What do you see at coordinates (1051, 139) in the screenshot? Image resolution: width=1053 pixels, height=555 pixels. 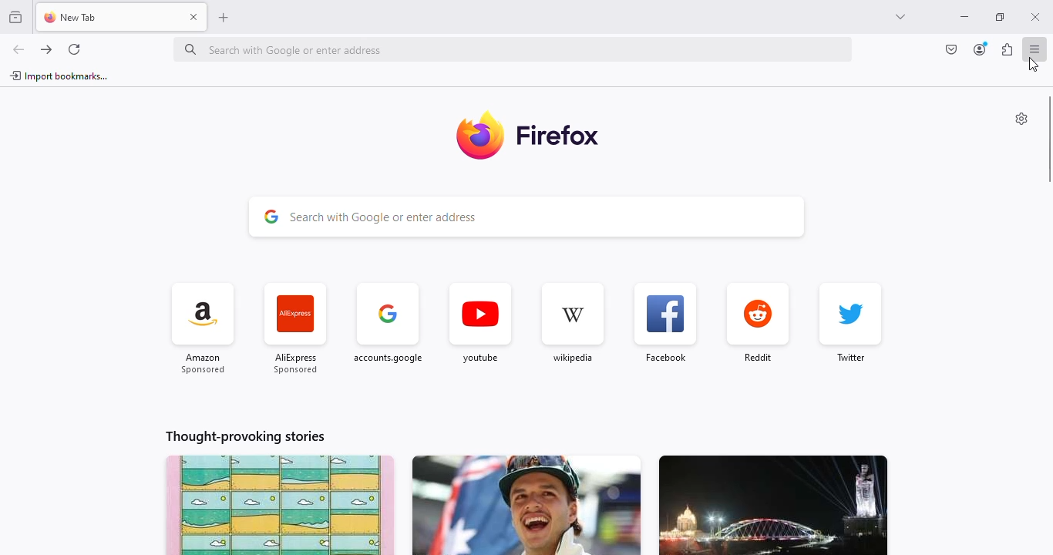 I see `vertical scroll bar` at bounding box center [1051, 139].